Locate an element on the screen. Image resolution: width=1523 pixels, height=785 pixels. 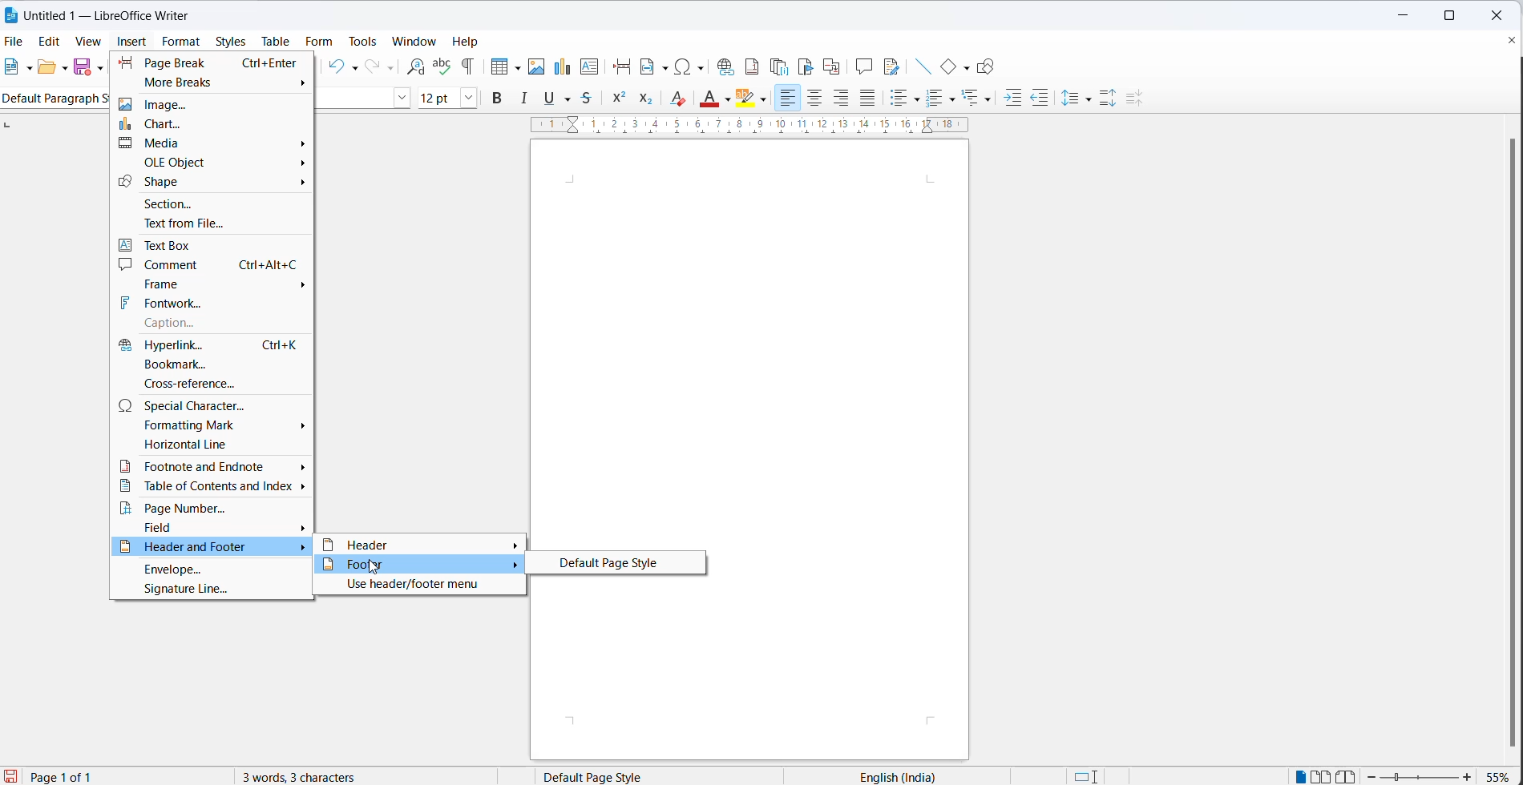
basic shapes is located at coordinates (947, 67).